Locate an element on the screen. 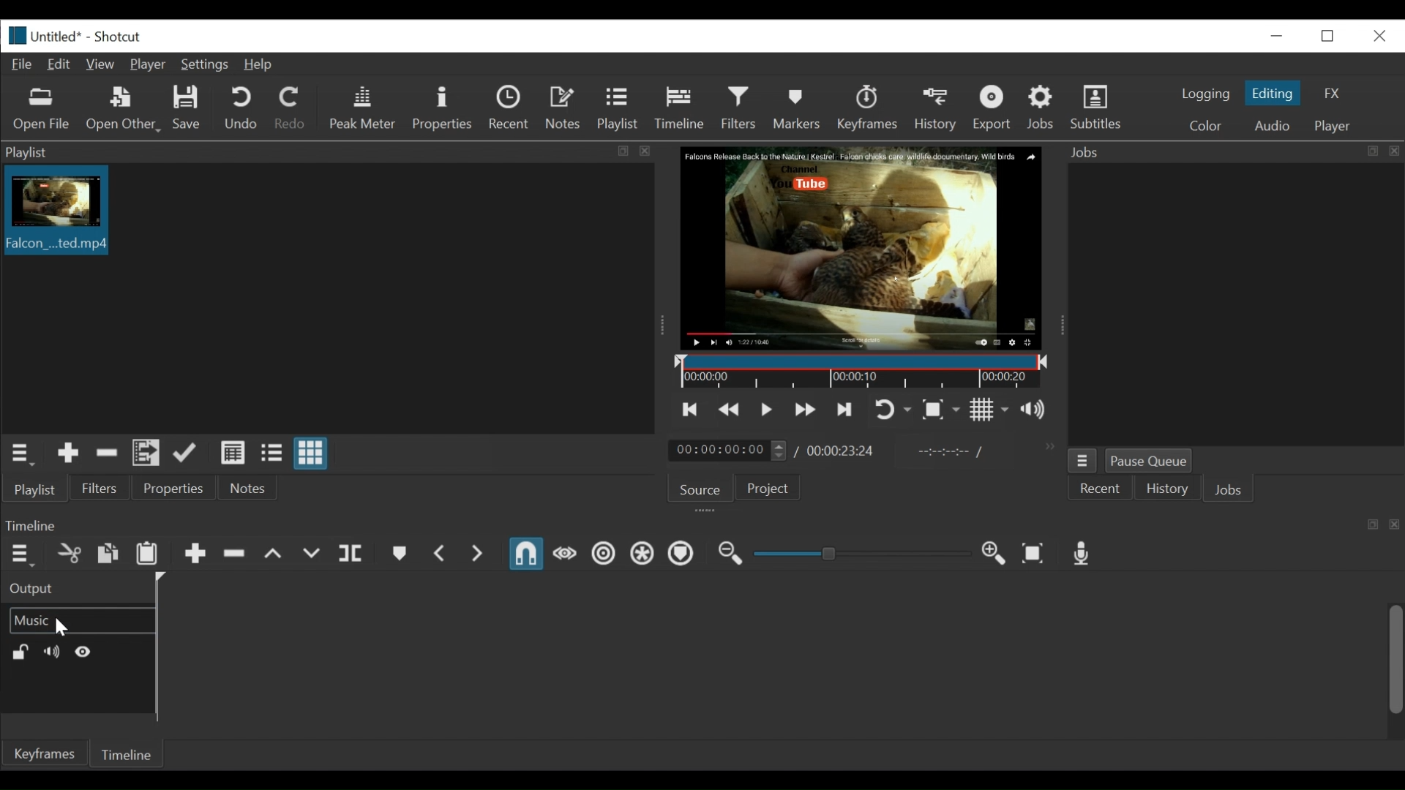  Next Marker is located at coordinates (478, 554).